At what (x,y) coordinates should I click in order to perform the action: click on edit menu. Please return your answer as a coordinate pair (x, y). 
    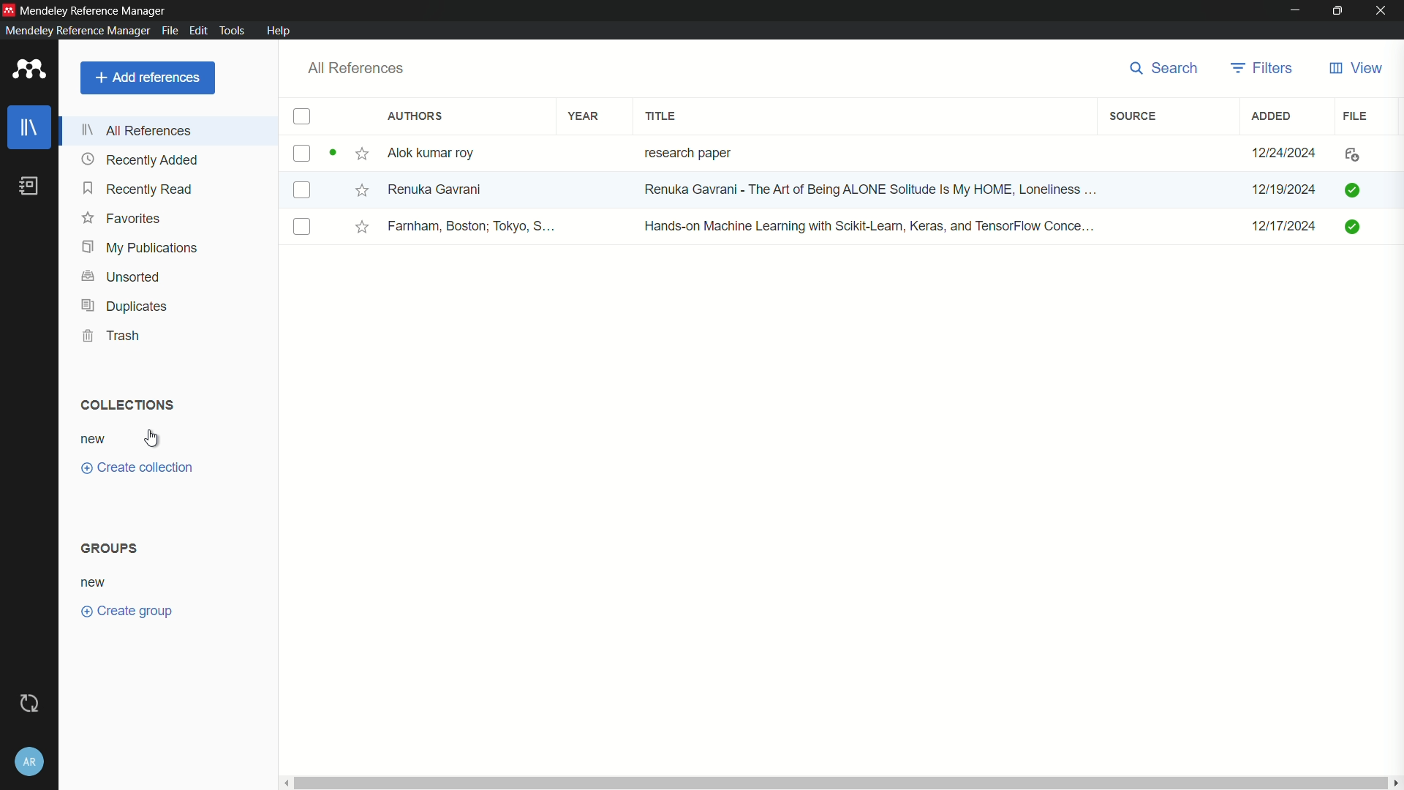
    Looking at the image, I should click on (197, 30).